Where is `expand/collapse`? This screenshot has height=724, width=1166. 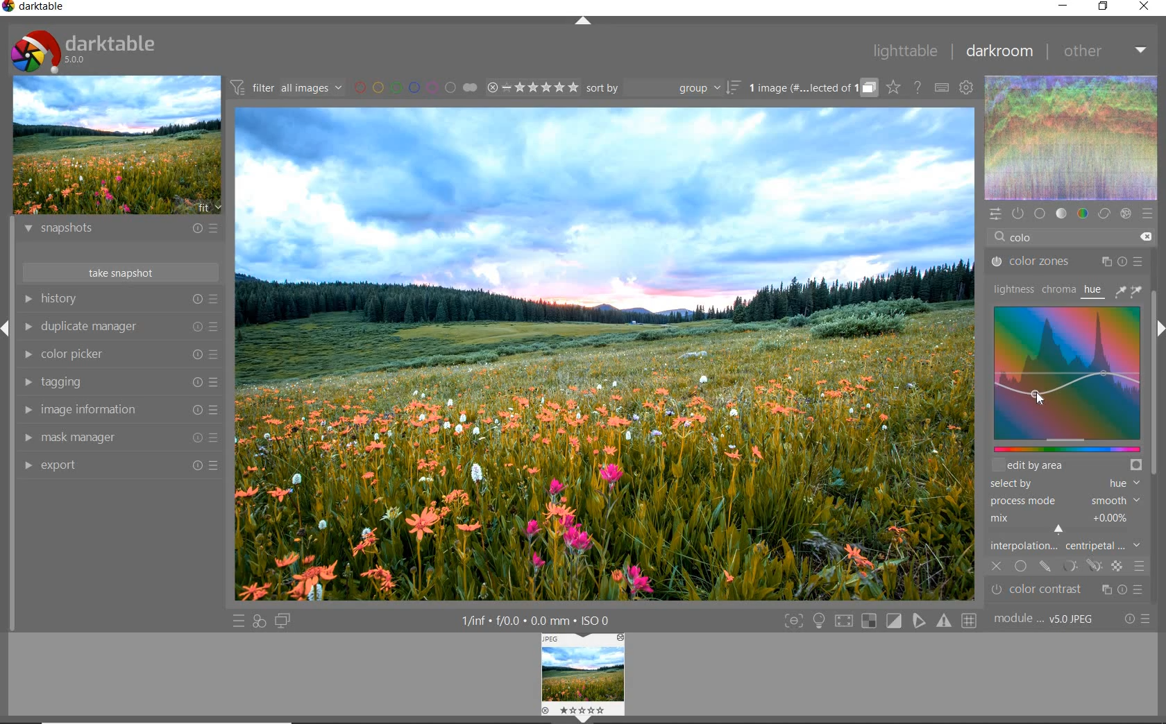
expand/collapse is located at coordinates (585, 21).